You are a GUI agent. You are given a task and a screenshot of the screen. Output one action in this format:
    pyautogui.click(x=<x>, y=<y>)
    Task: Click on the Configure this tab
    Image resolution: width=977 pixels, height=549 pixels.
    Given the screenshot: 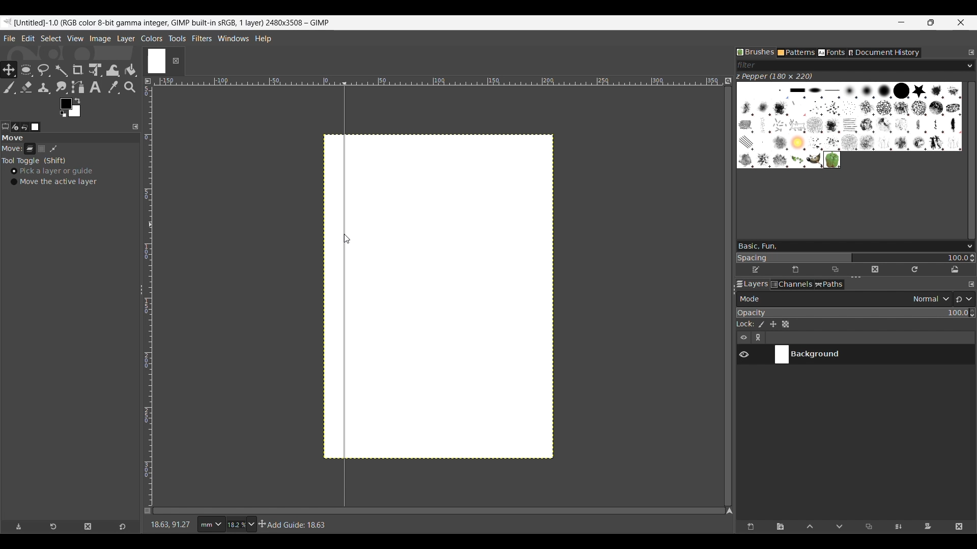 What is the action you would take?
    pyautogui.click(x=971, y=284)
    